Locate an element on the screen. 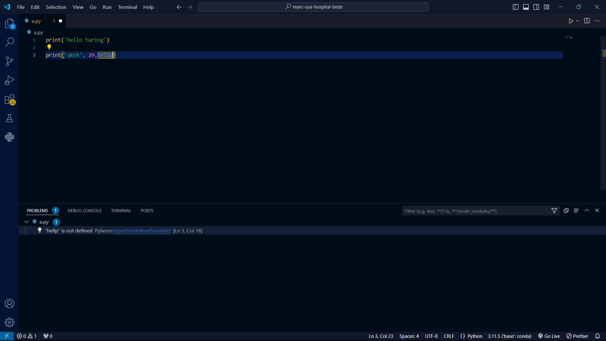 The width and height of the screenshot is (606, 341). toggle sidebar is located at coordinates (527, 7).